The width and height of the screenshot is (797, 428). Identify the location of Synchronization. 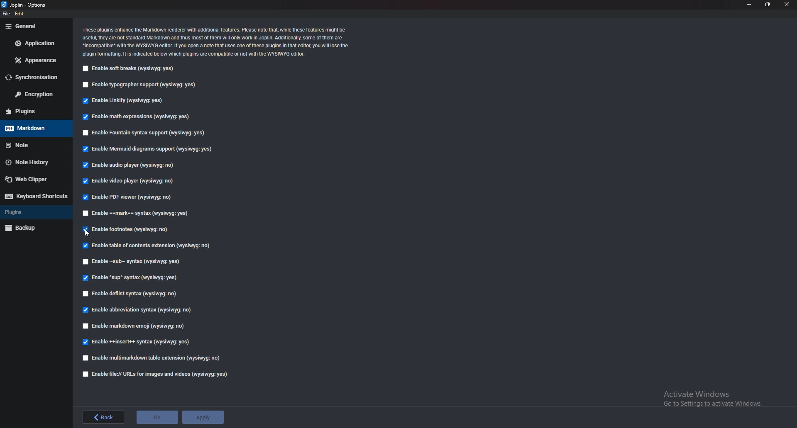
(36, 78).